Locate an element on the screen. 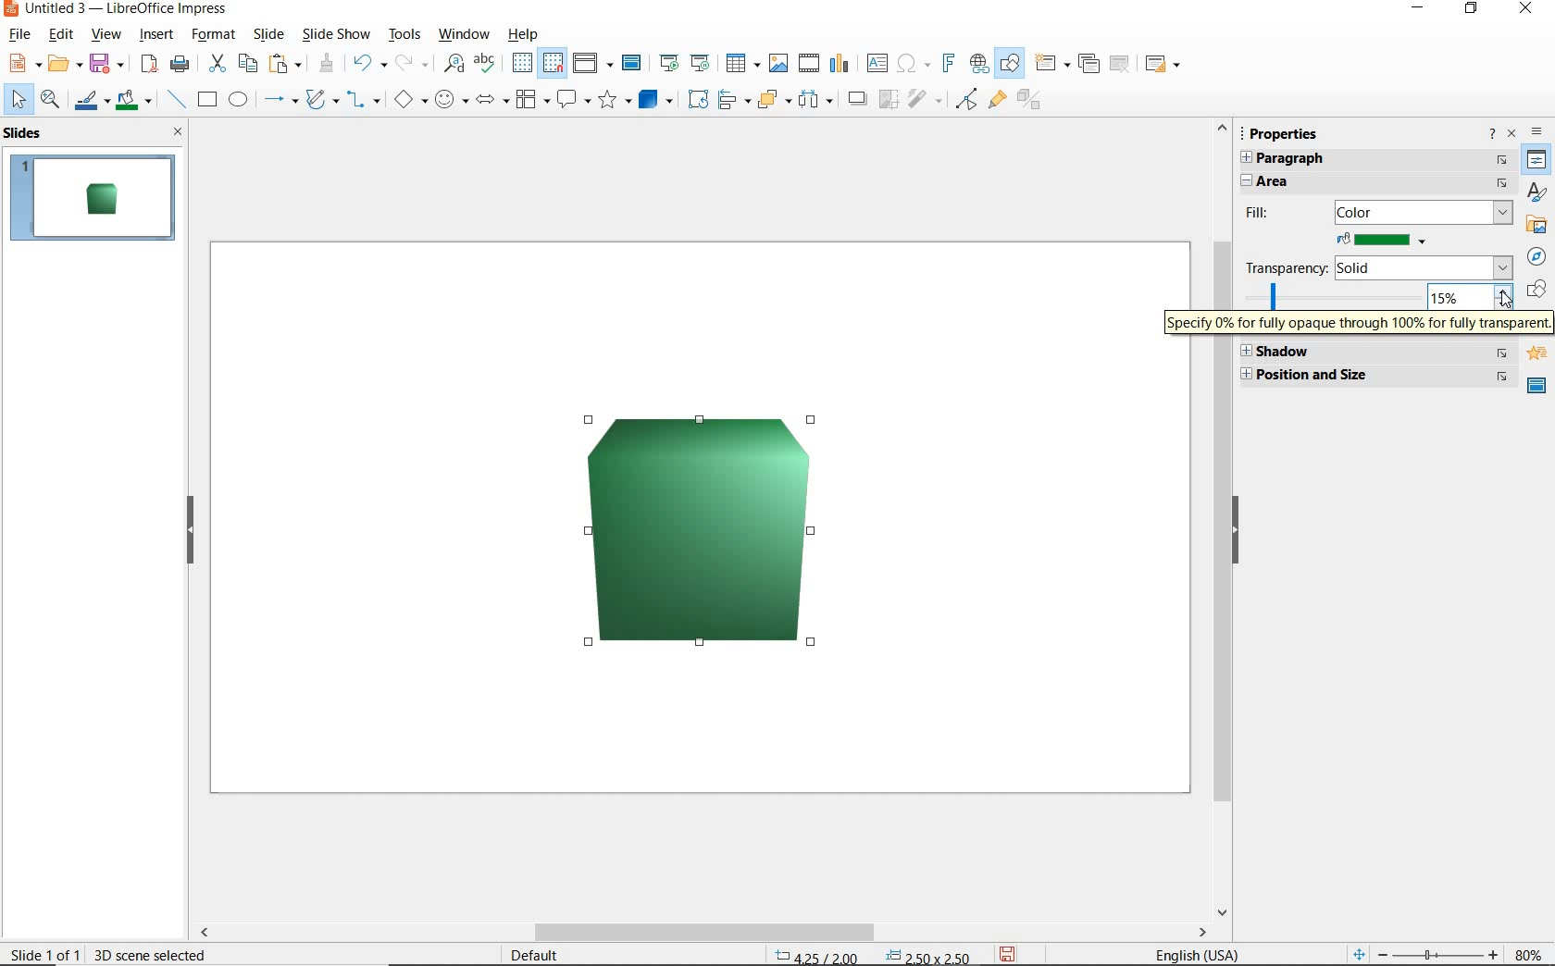  basic shapes is located at coordinates (413, 98).